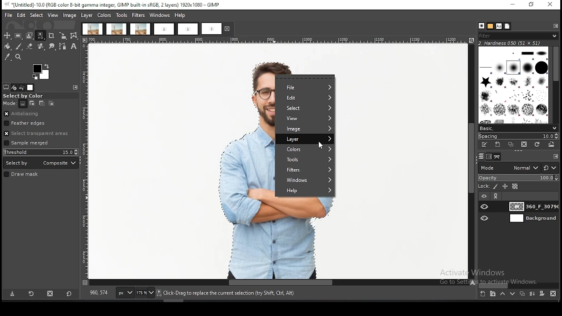 This screenshot has height=316, width=562. I want to click on configure this tab, so click(77, 88).